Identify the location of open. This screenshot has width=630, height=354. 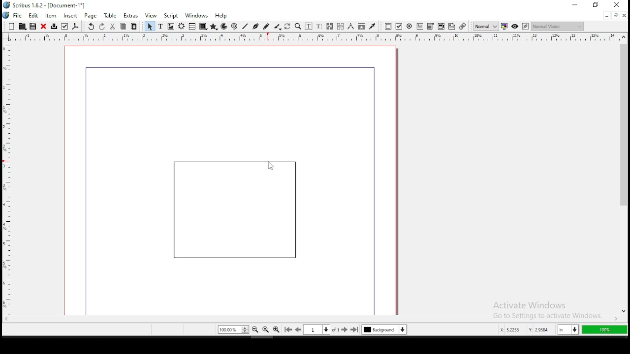
(22, 26).